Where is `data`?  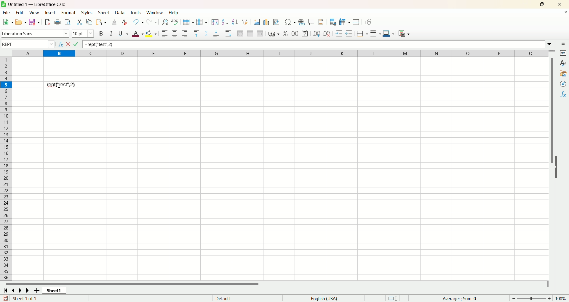
data is located at coordinates (119, 12).